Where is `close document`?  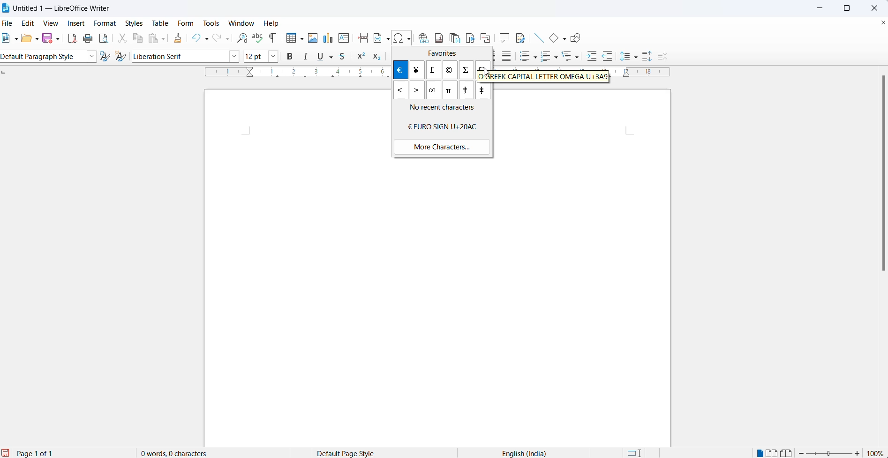 close document is located at coordinates (882, 23).